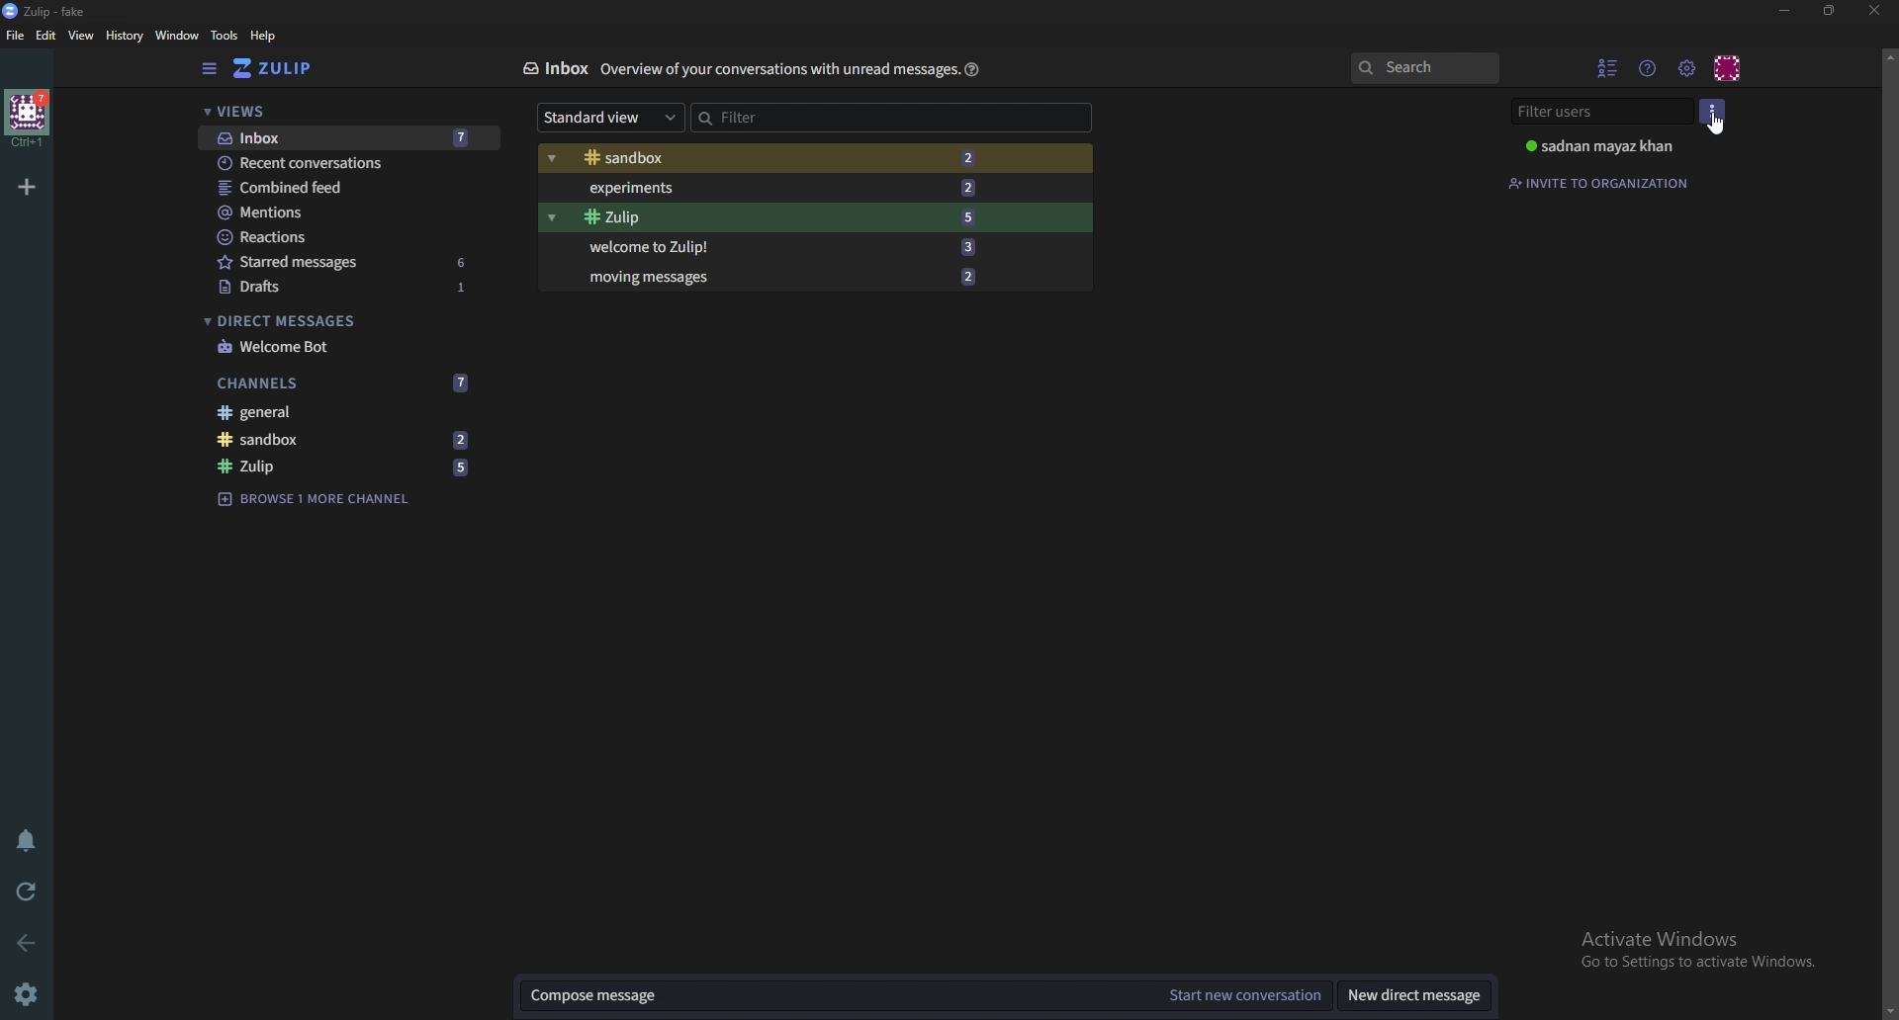 This screenshot has height=1020, width=1899. Describe the element at coordinates (313, 500) in the screenshot. I see `browse channel` at that location.